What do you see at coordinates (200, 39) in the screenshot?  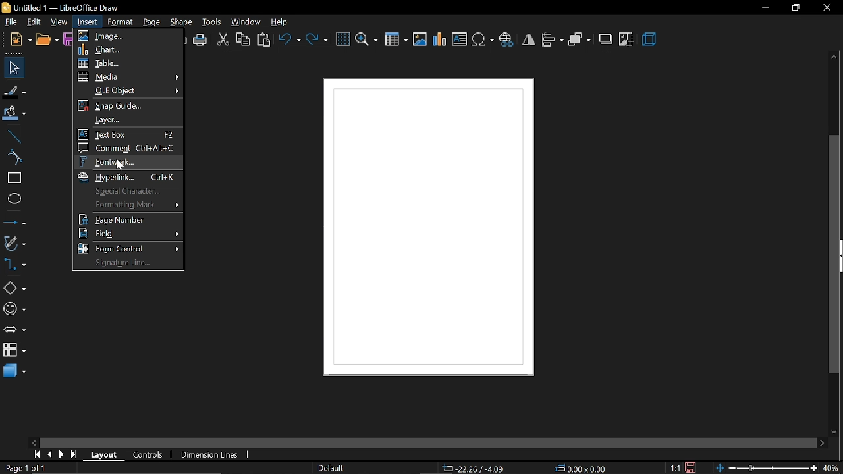 I see `print` at bounding box center [200, 39].